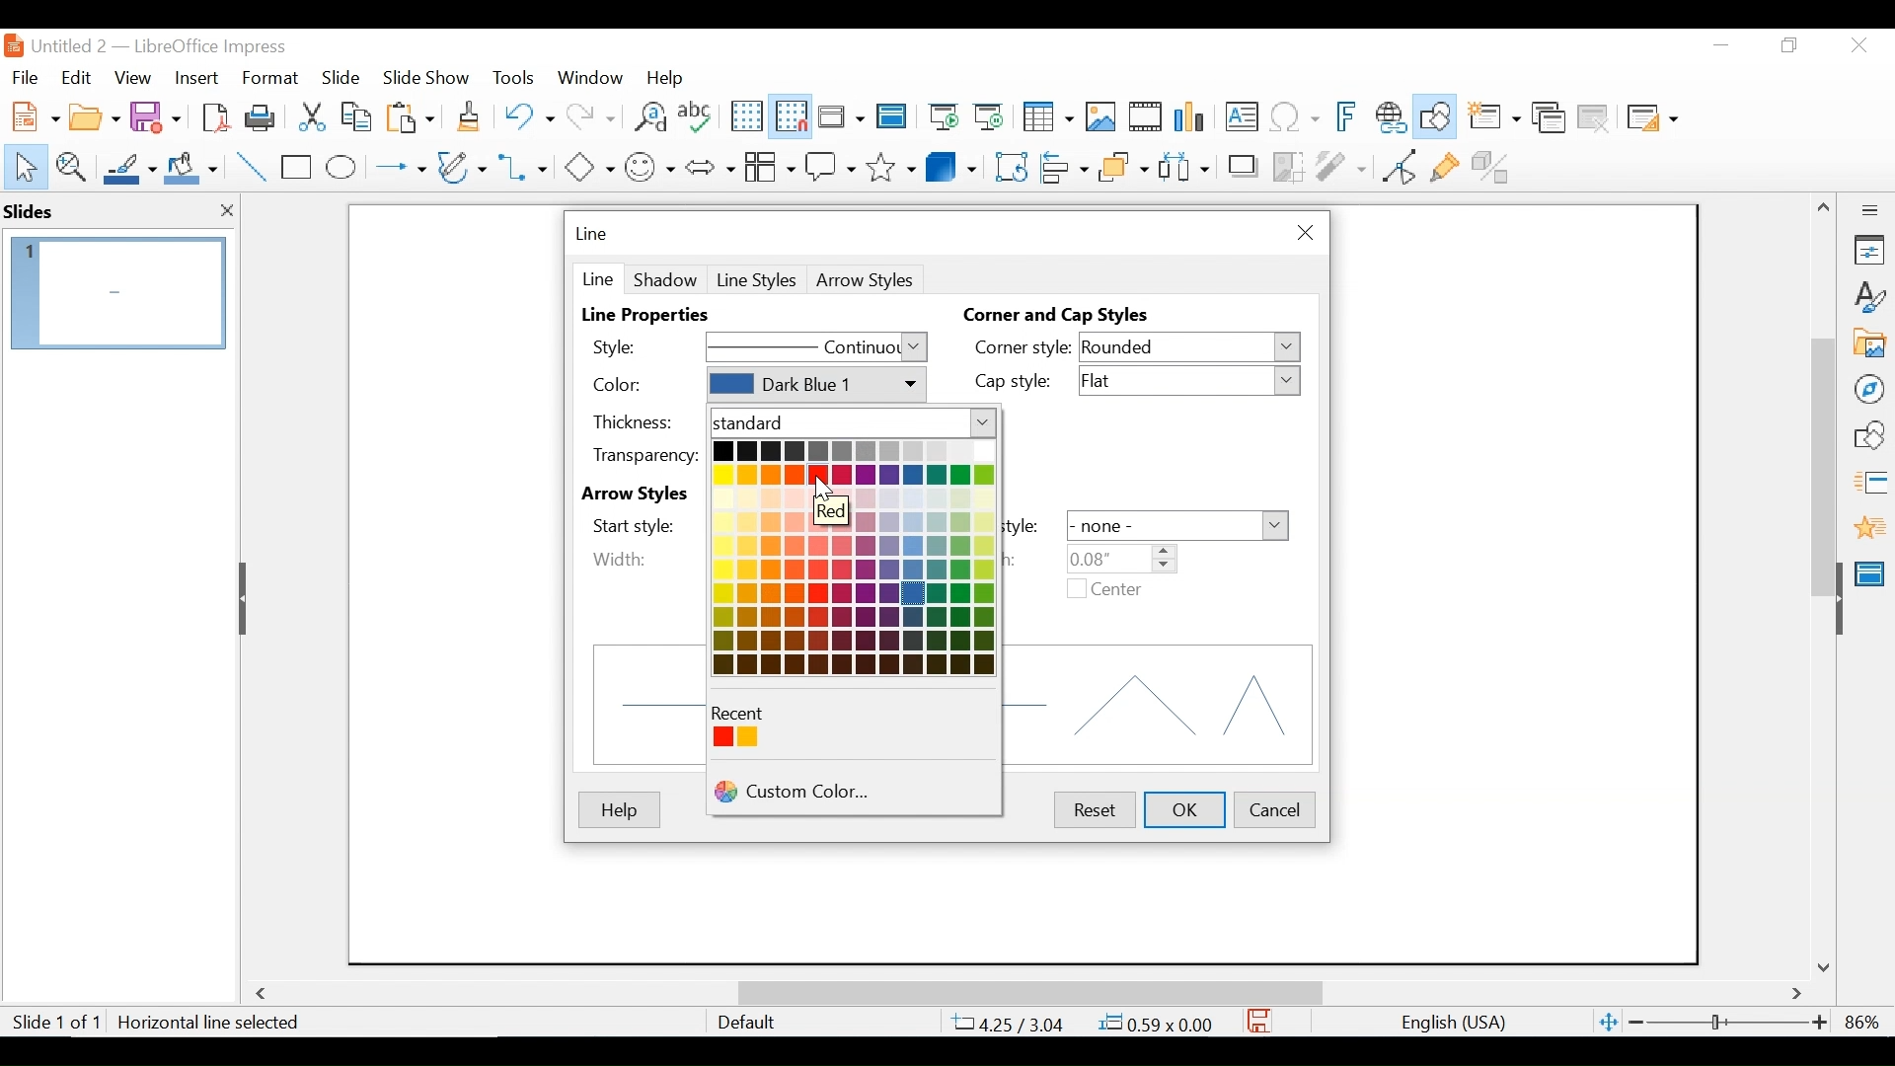  I want to click on Window, so click(590, 77).